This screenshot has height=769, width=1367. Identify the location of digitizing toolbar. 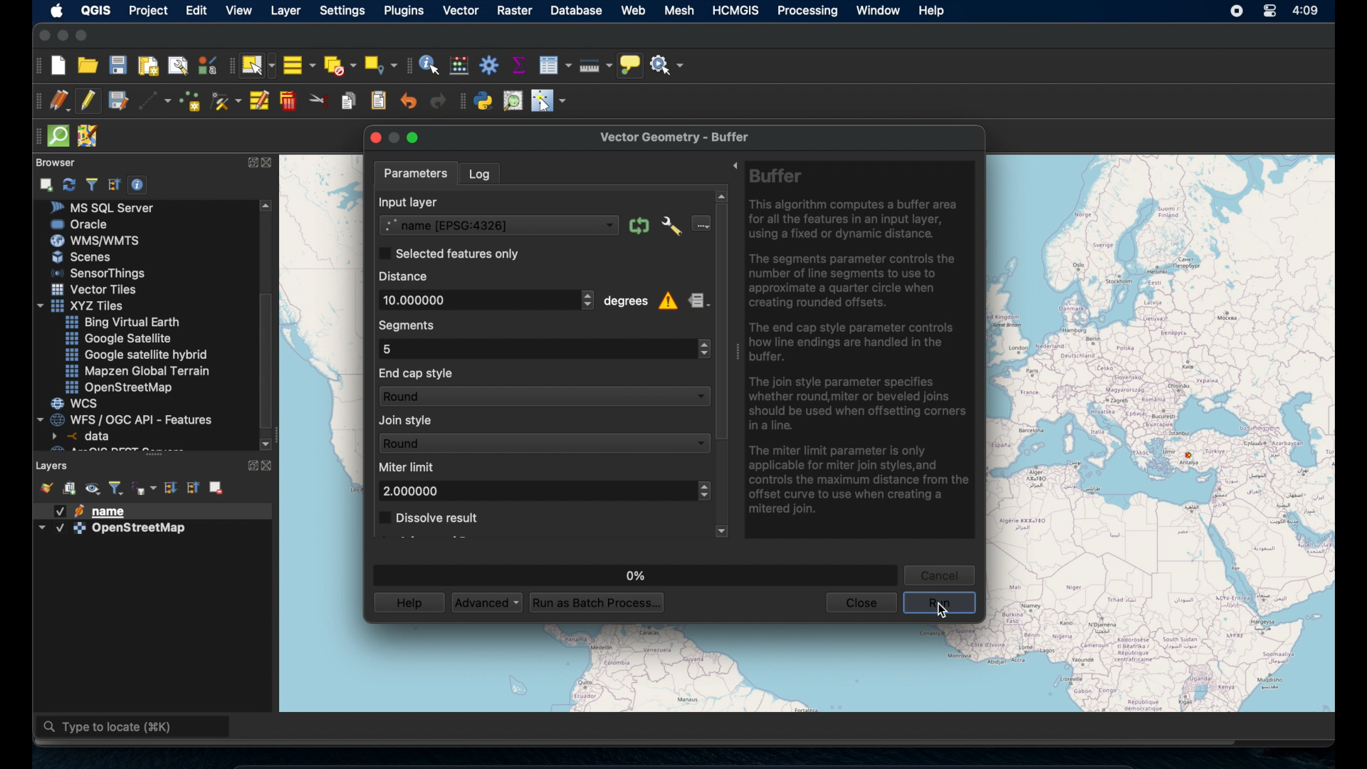
(33, 102).